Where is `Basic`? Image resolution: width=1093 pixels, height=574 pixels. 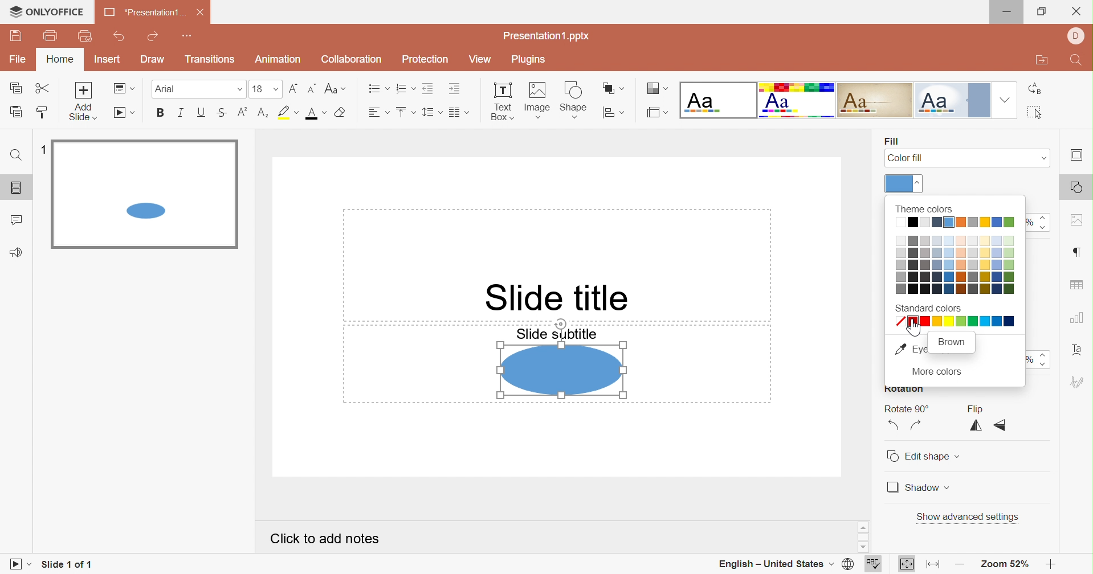
Basic is located at coordinates (797, 101).